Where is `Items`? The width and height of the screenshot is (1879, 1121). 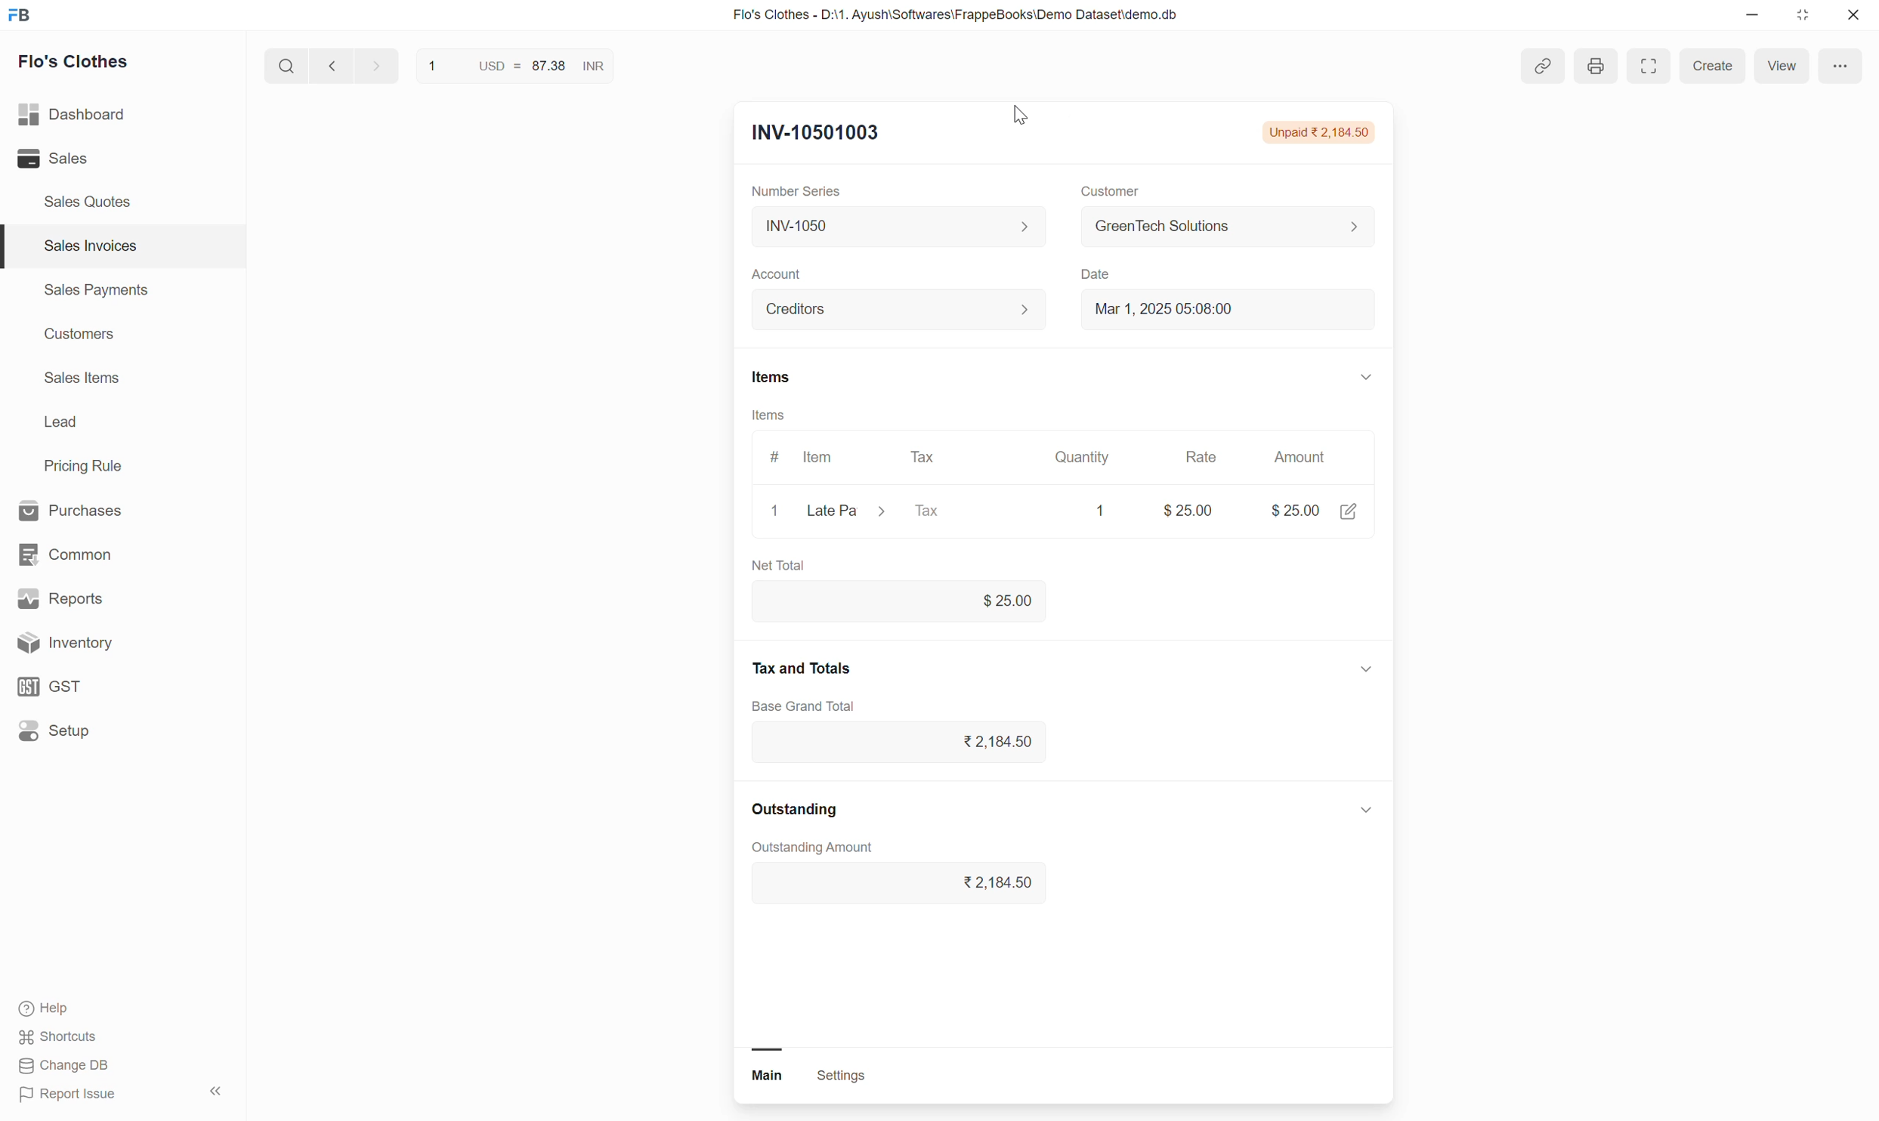 Items is located at coordinates (768, 416).